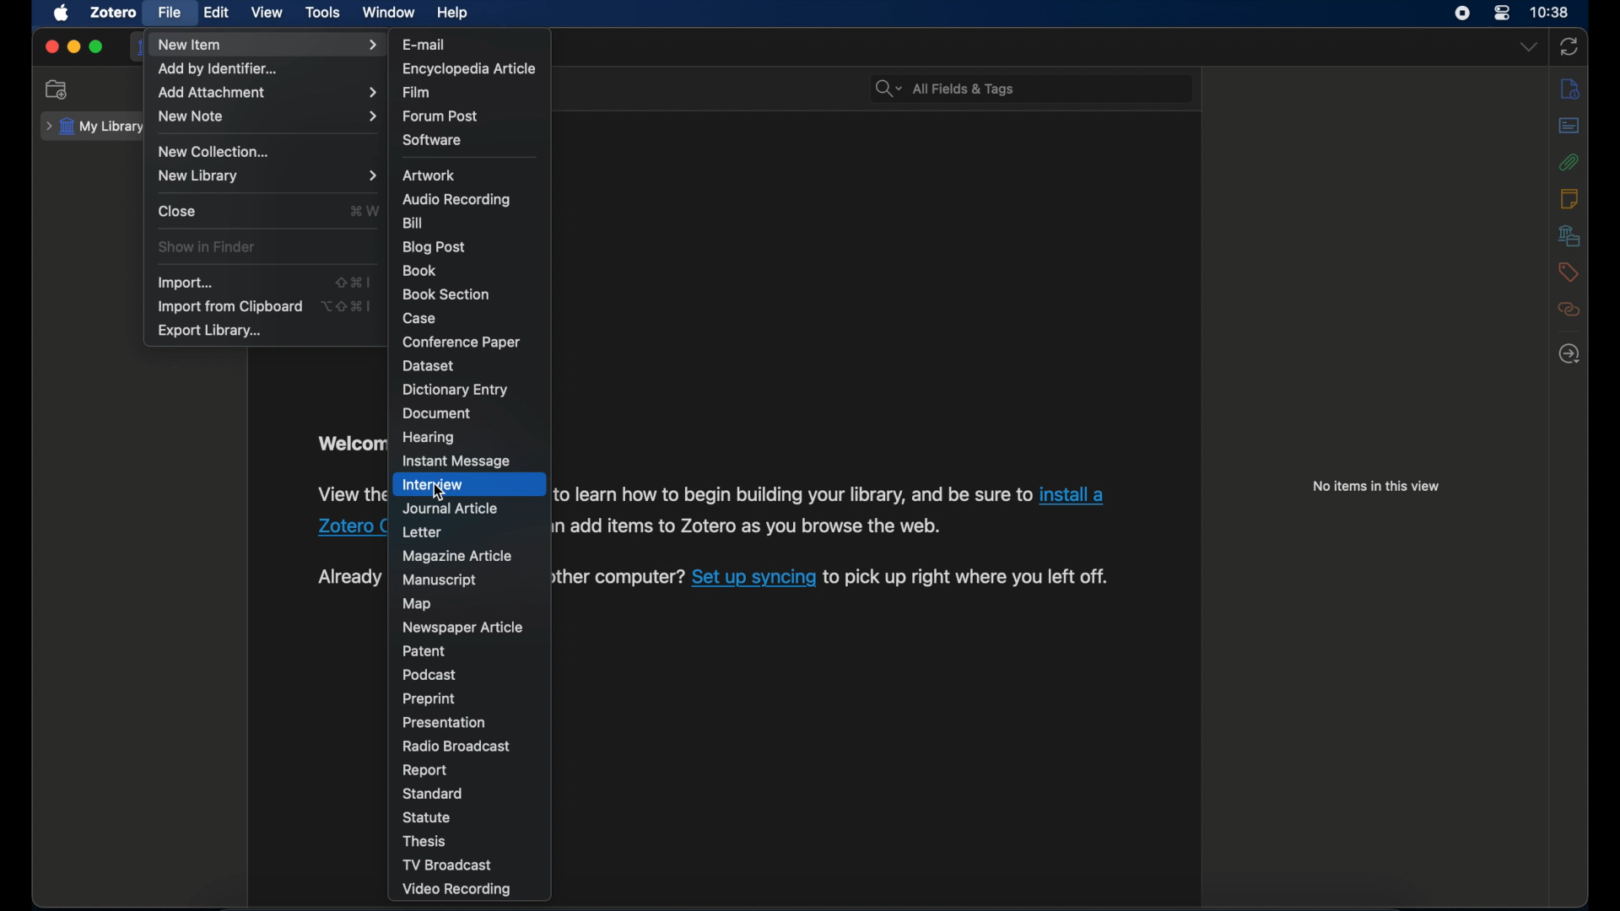 This screenshot has height=911, width=1620. What do you see at coordinates (1569, 199) in the screenshot?
I see `notes` at bounding box center [1569, 199].